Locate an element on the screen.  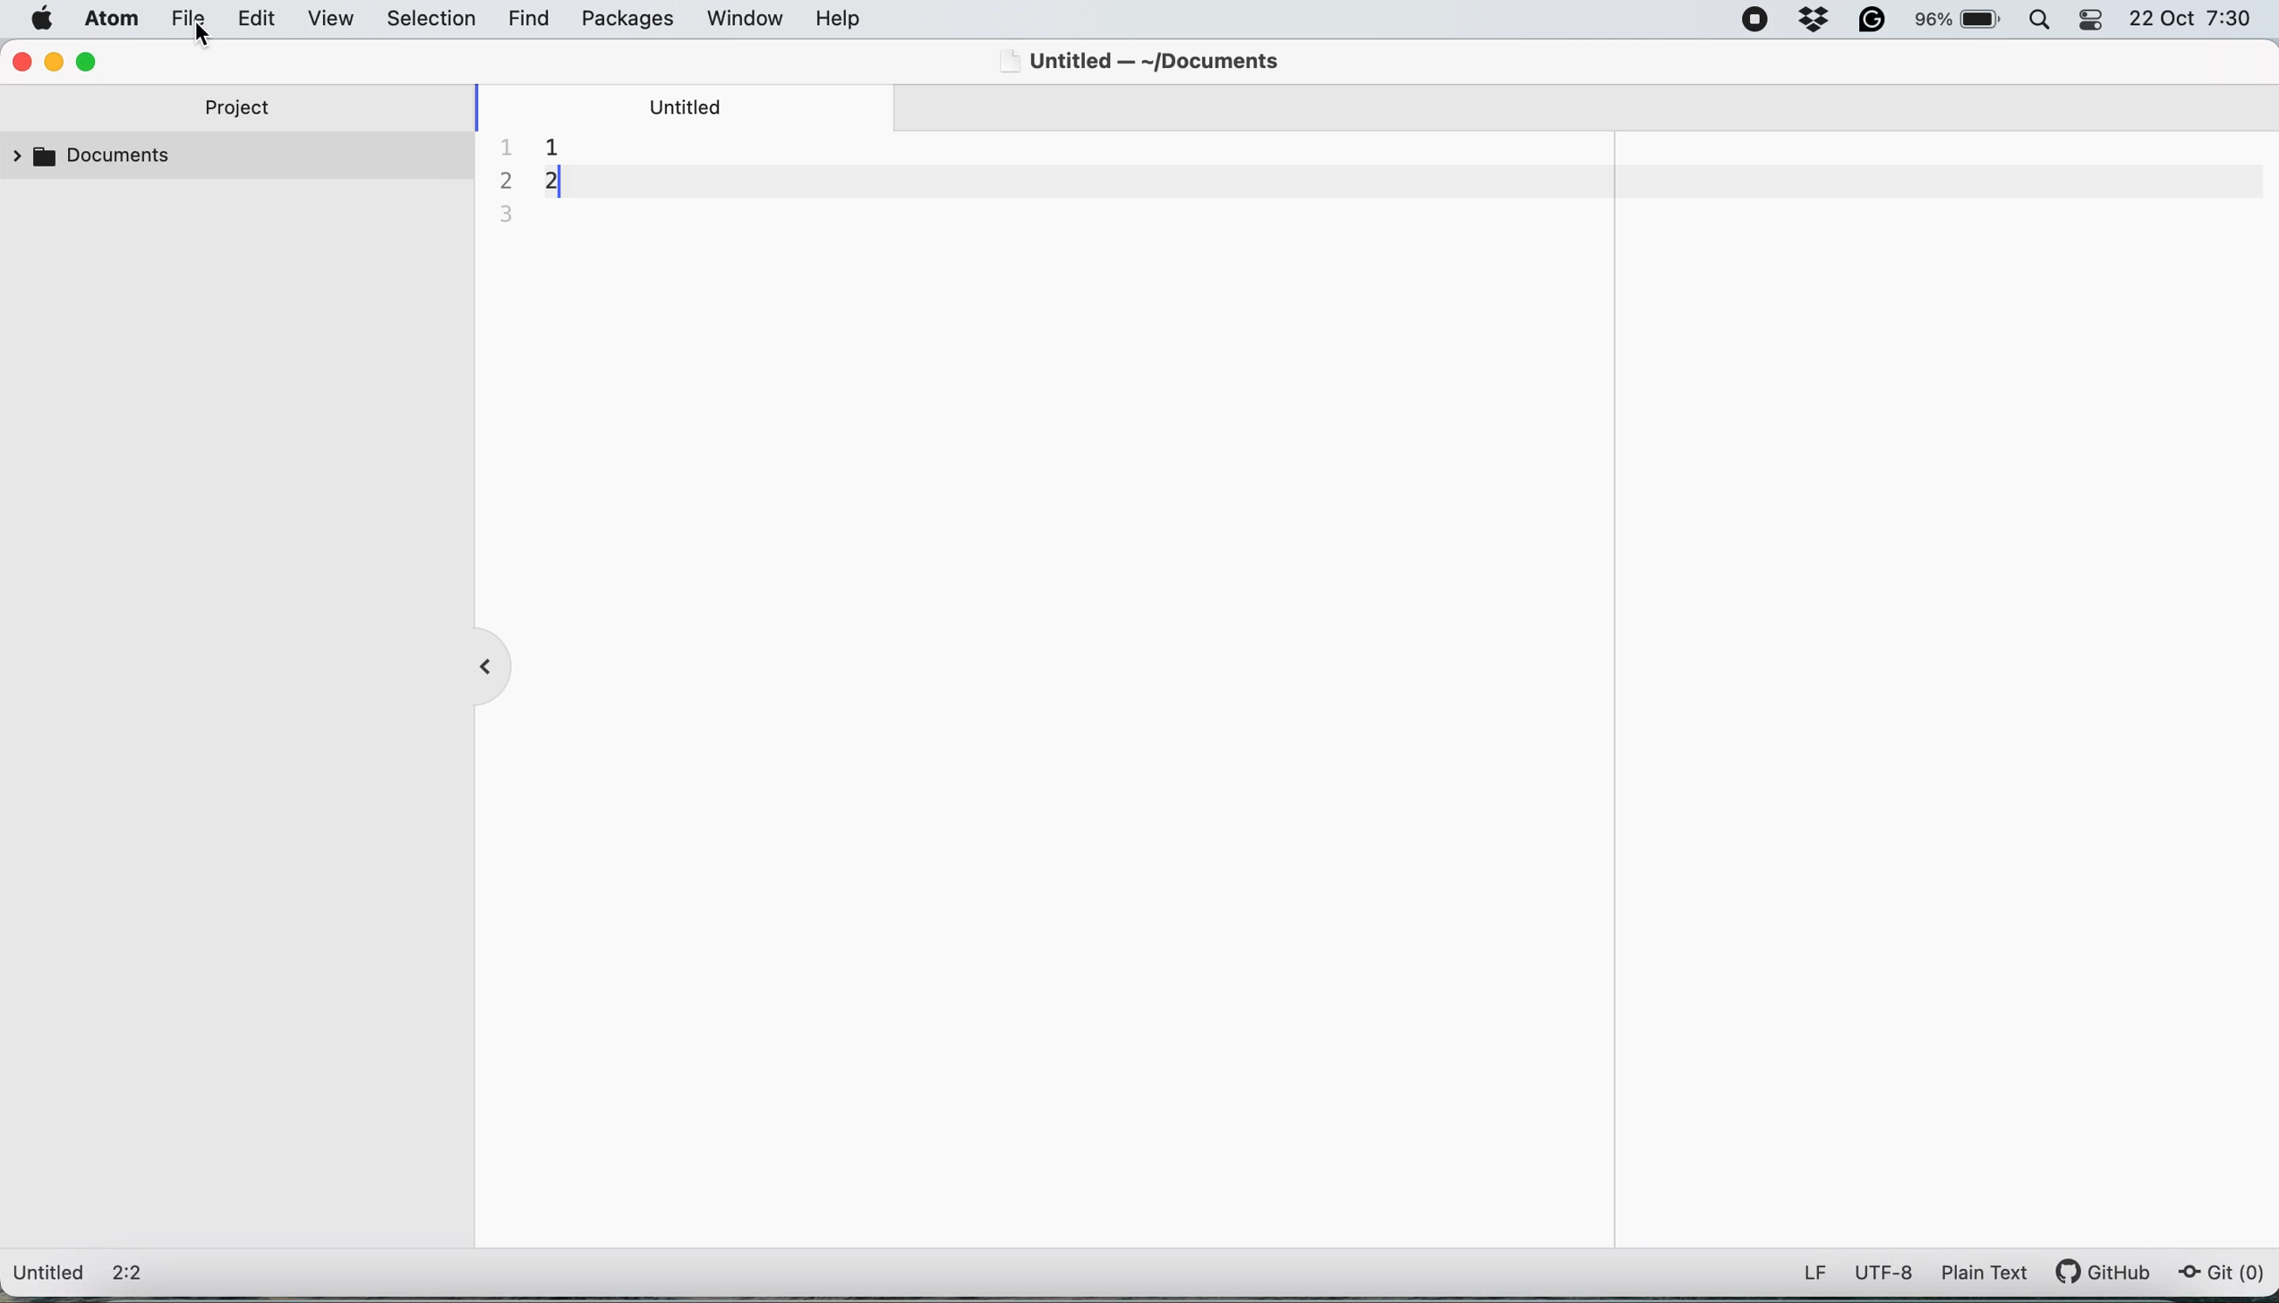
untitled is located at coordinates (693, 106).